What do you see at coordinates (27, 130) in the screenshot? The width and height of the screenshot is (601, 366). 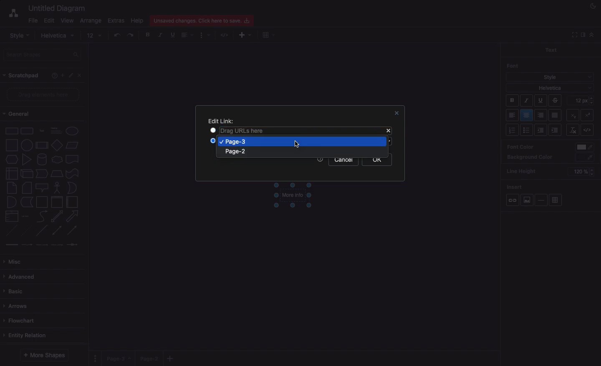 I see `rounded rectangle` at bounding box center [27, 130].